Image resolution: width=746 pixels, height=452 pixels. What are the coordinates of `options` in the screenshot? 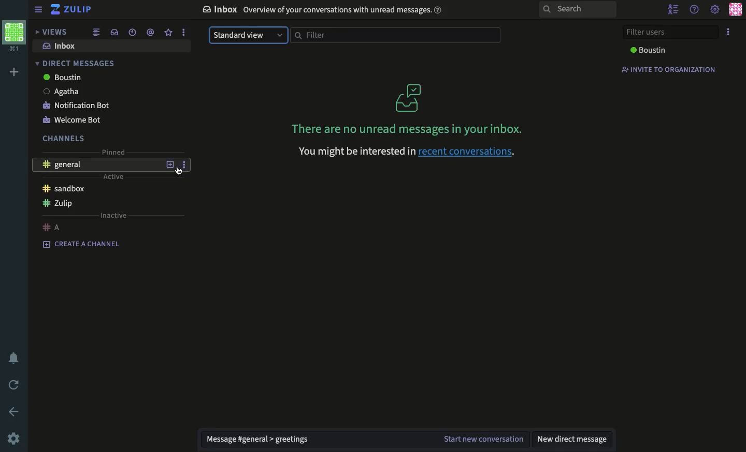 It's located at (728, 32).